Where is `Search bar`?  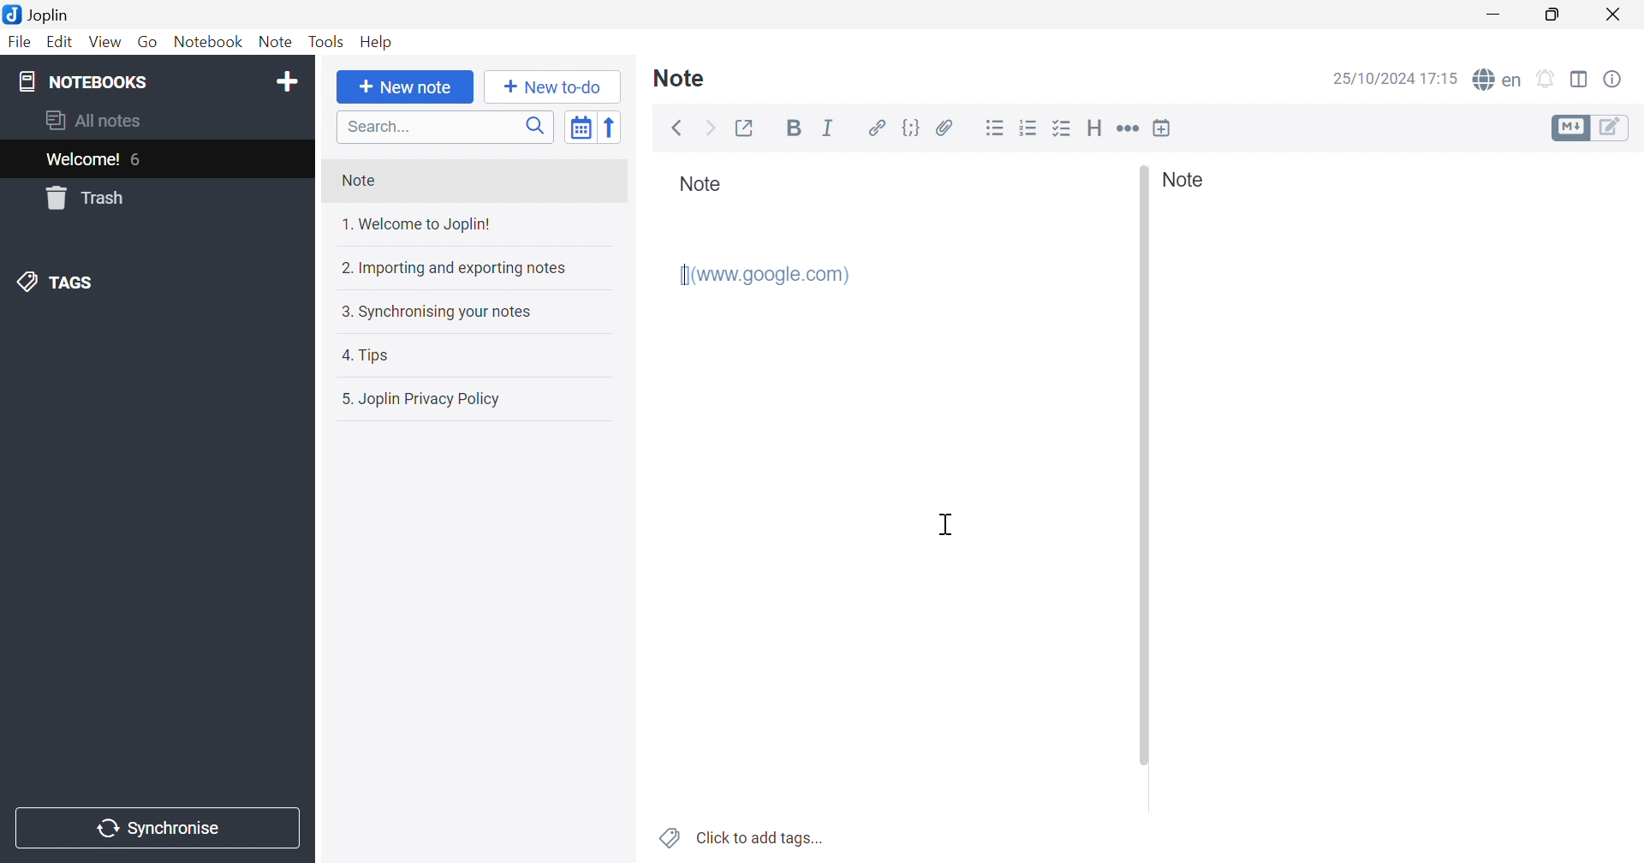 Search bar is located at coordinates (447, 126).